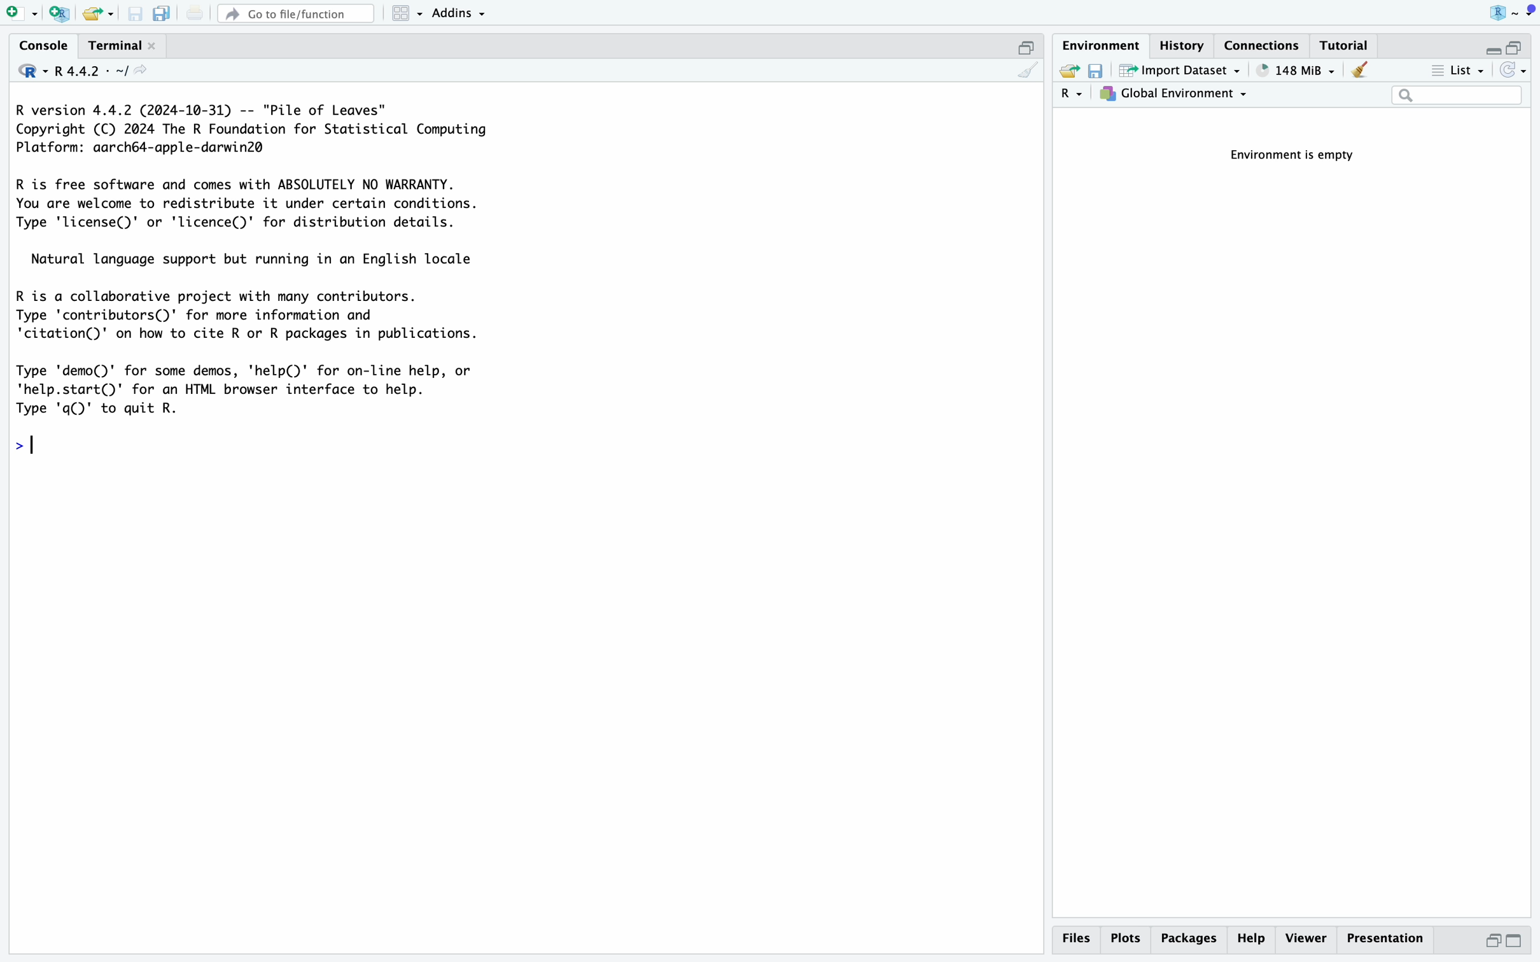  What do you see at coordinates (160, 13) in the screenshot?
I see `save all open documents` at bounding box center [160, 13].